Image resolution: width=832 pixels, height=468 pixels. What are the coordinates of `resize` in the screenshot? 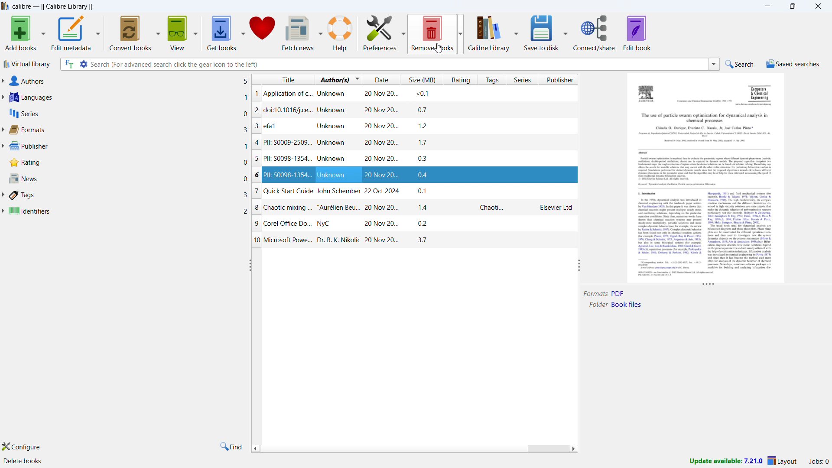 It's located at (250, 265).